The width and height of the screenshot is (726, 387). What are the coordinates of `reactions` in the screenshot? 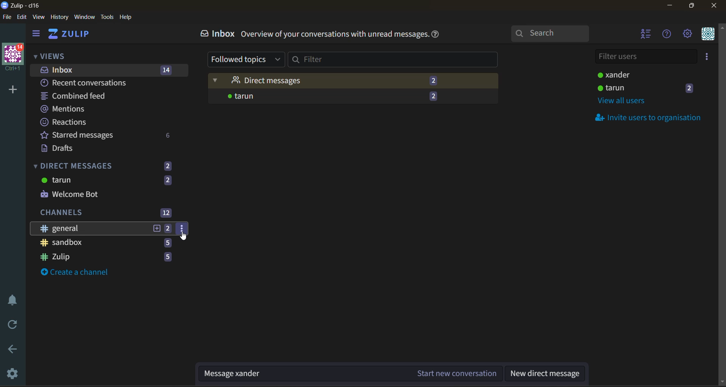 It's located at (67, 122).